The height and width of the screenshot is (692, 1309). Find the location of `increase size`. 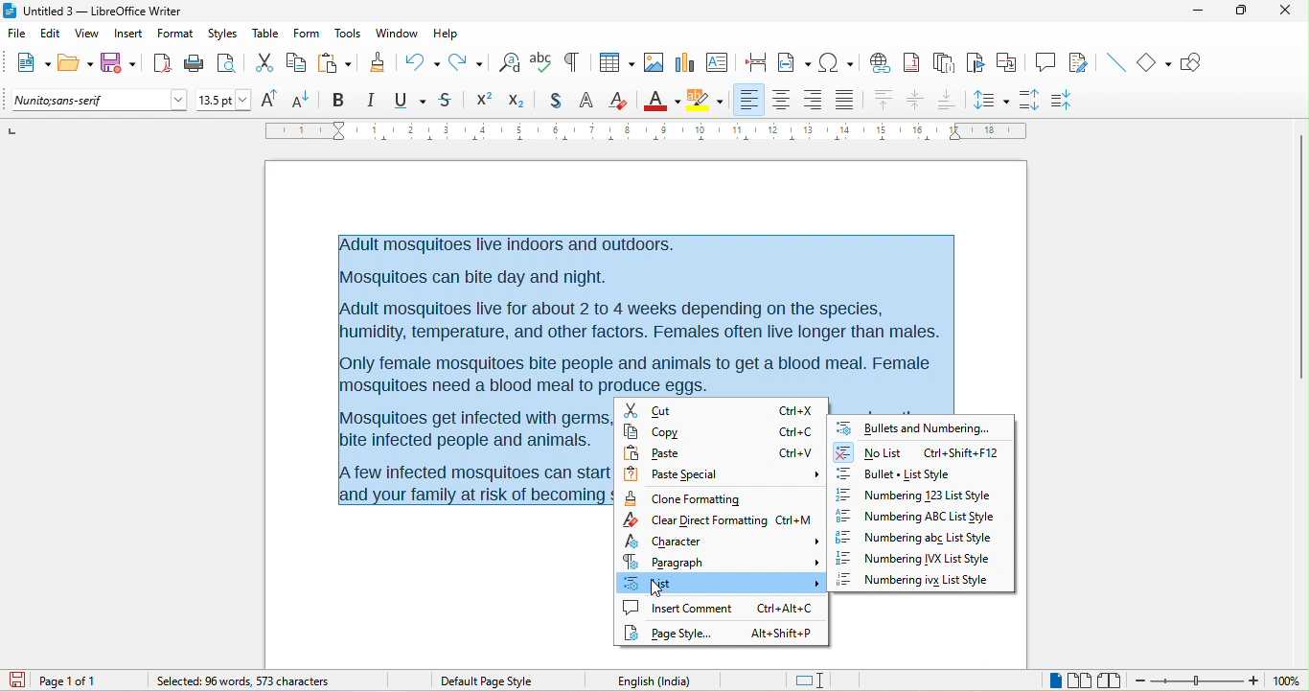

increase size is located at coordinates (273, 100).